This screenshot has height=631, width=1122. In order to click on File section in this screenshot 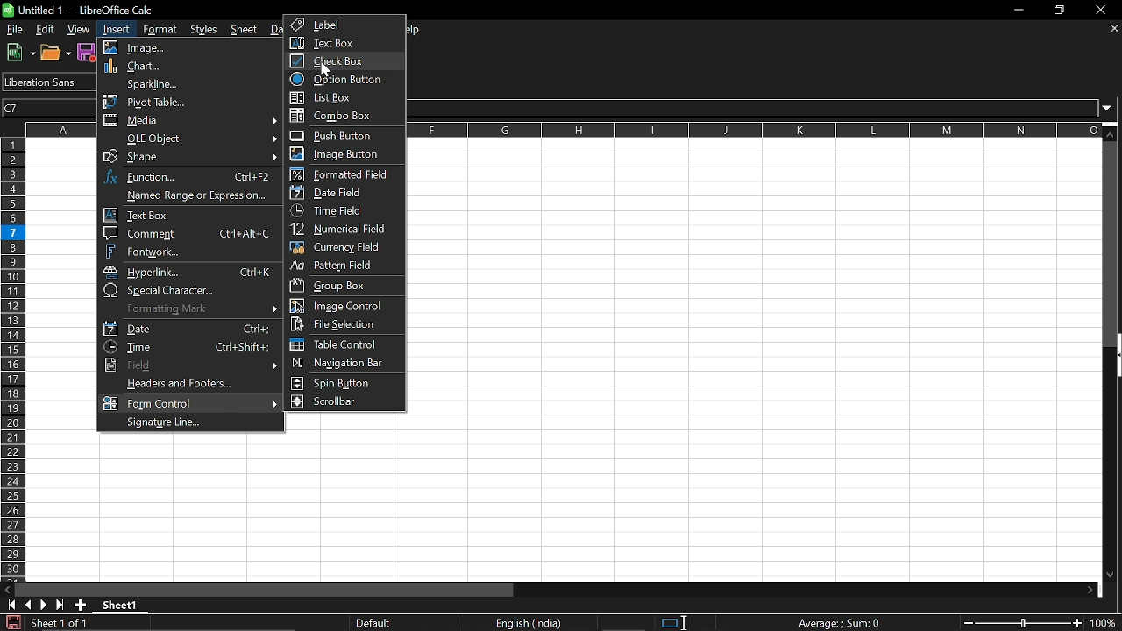, I will do `click(342, 324)`.